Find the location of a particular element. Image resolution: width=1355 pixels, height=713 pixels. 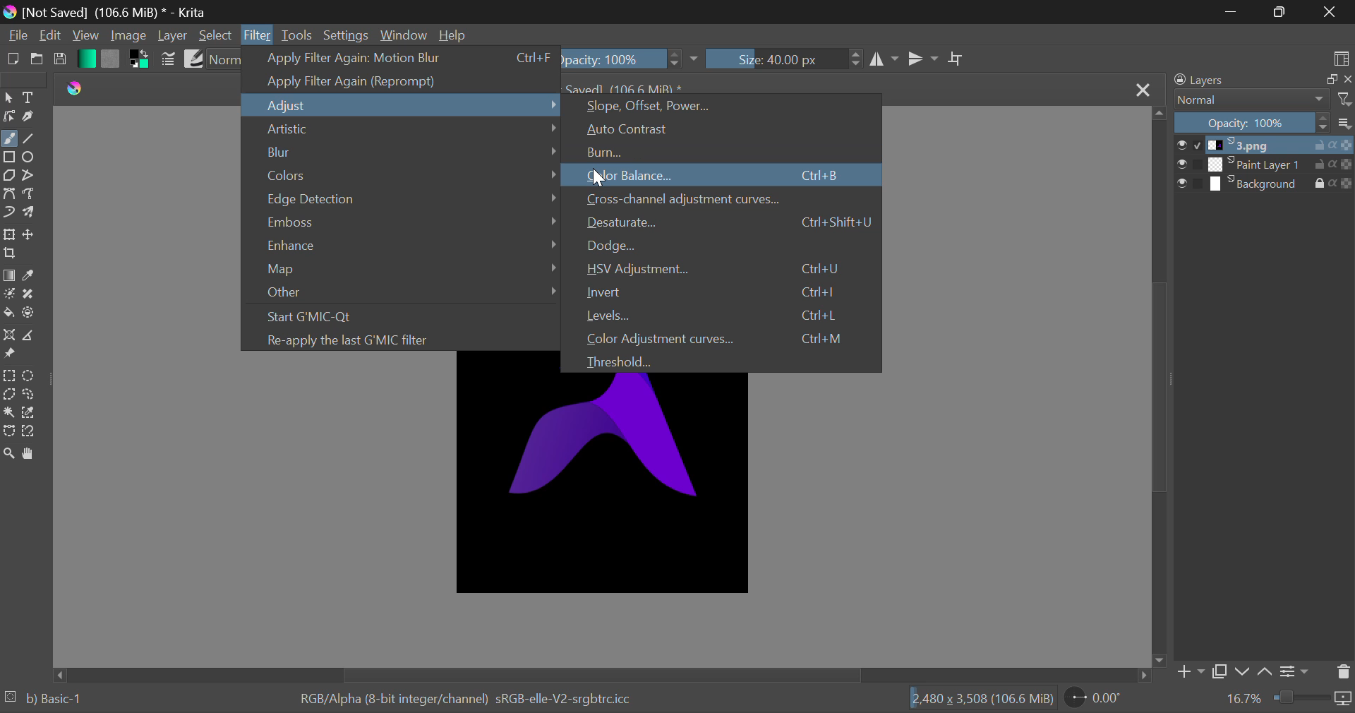

Magnetic Selection is located at coordinates (31, 431).